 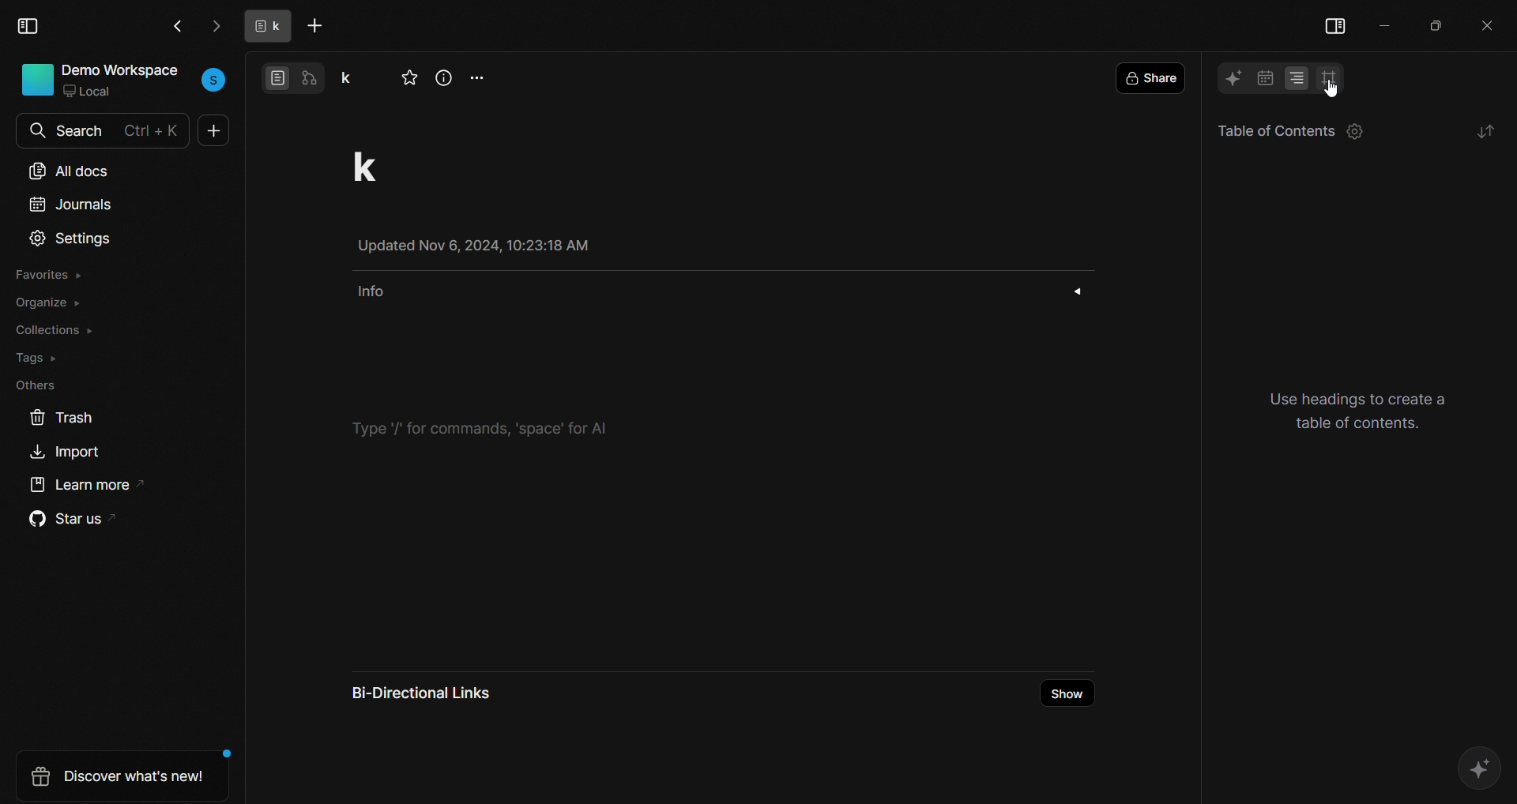 What do you see at coordinates (411, 79) in the screenshot?
I see `favorite` at bounding box center [411, 79].